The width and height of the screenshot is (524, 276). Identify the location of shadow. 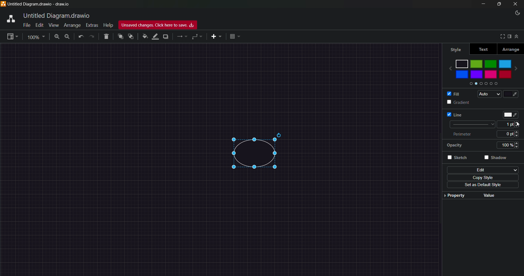
(498, 158).